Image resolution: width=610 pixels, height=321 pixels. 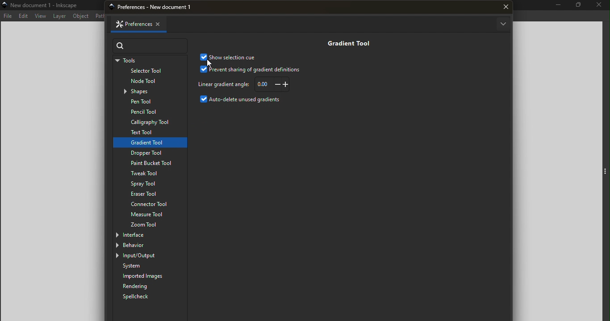 What do you see at coordinates (152, 92) in the screenshot?
I see `Shapes` at bounding box center [152, 92].